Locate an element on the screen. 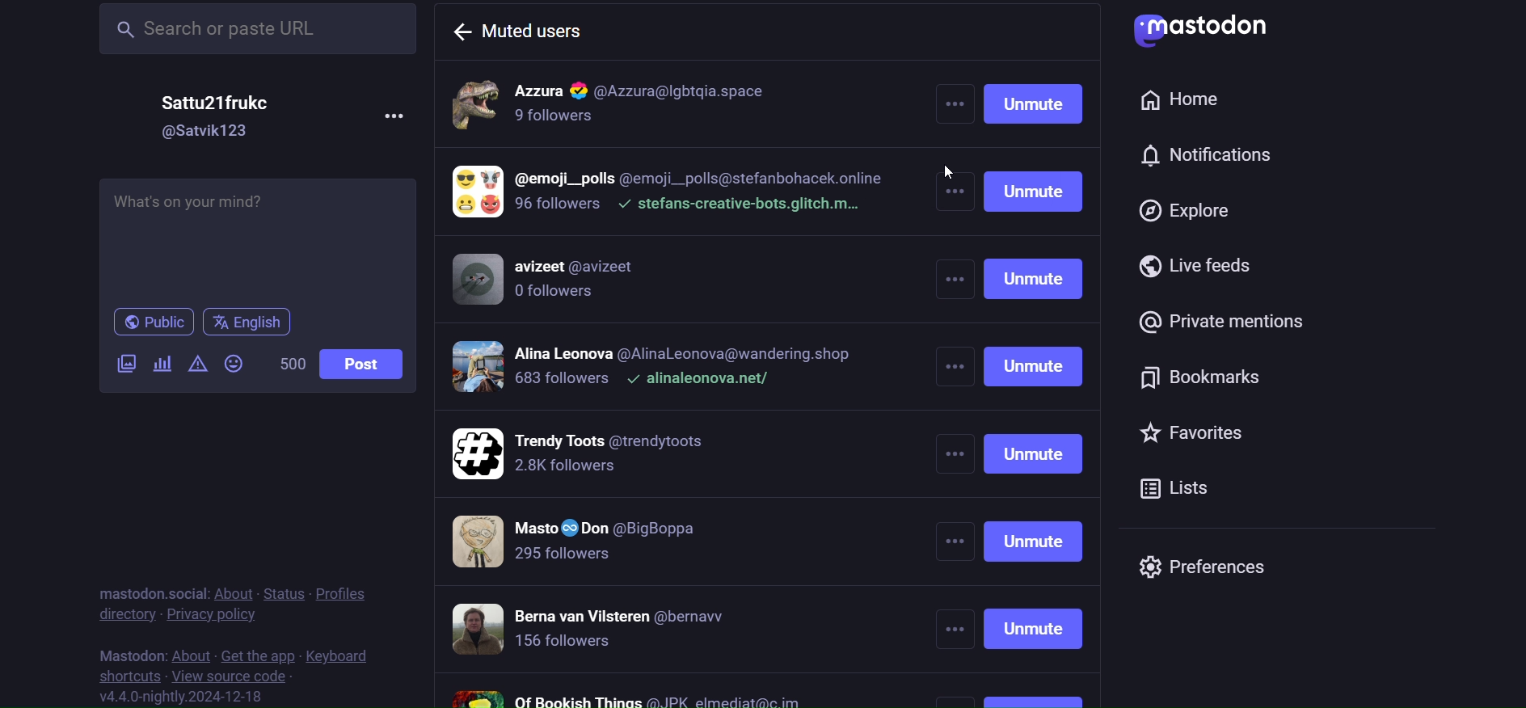 The width and height of the screenshot is (1526, 708). image/video is located at coordinates (126, 363).